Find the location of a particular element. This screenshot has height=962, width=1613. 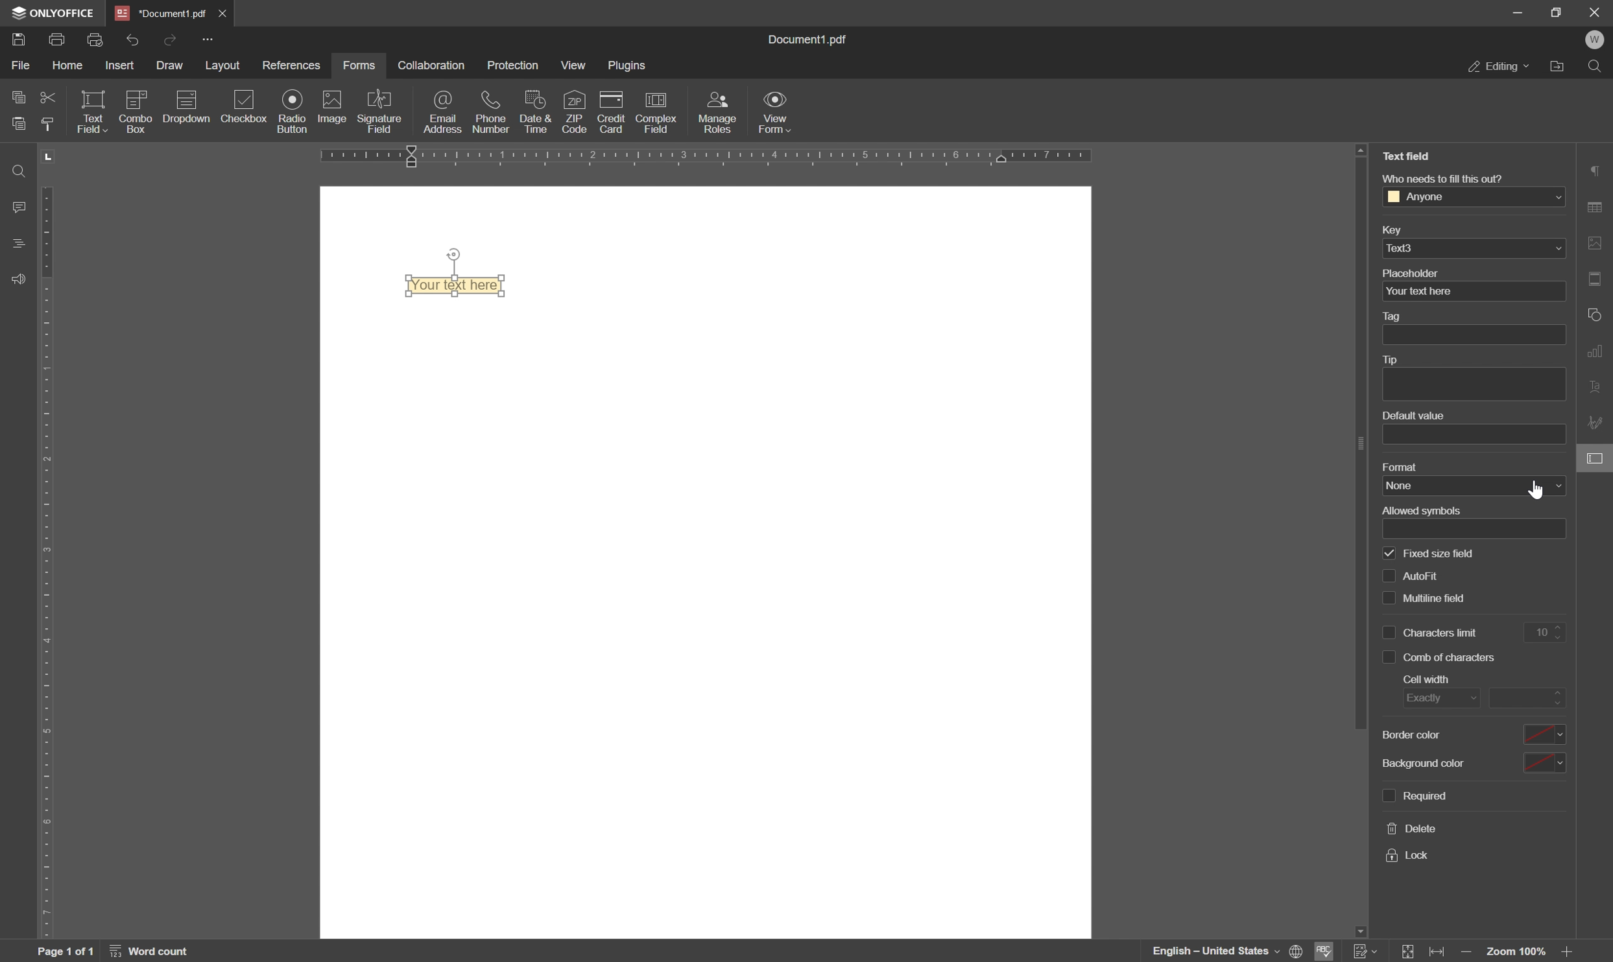

references is located at coordinates (292, 65).